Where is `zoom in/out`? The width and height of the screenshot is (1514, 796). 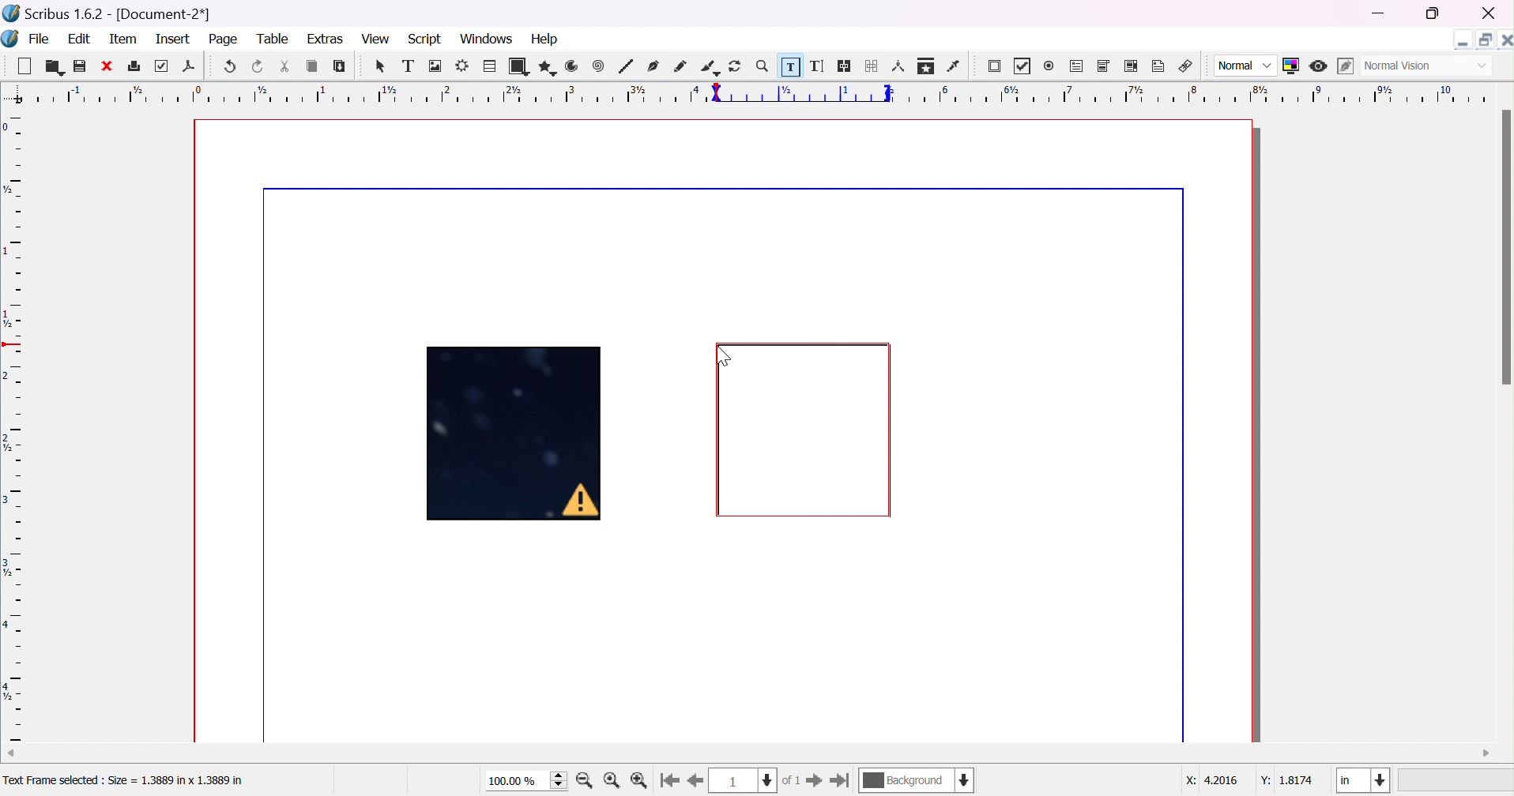
zoom in/out is located at coordinates (763, 66).